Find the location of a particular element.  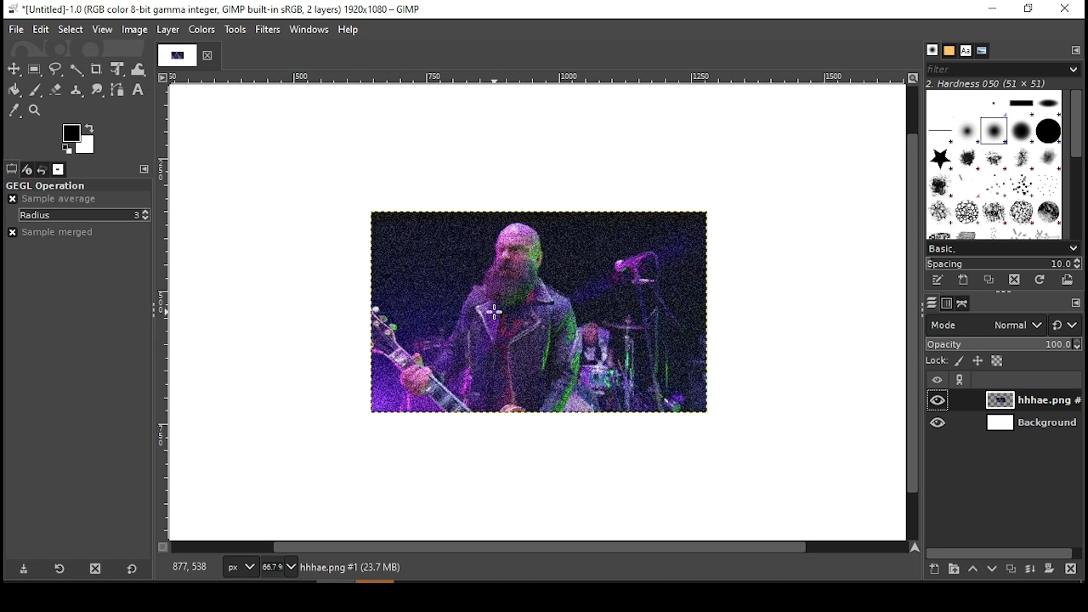

switch to other mode groups is located at coordinates (1066, 324).